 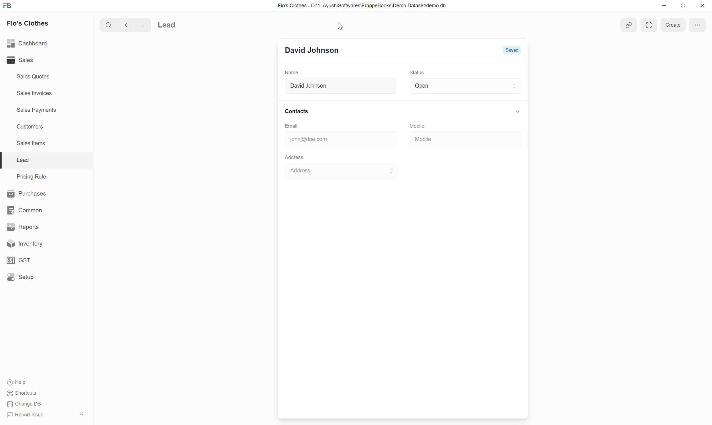 What do you see at coordinates (81, 413) in the screenshot?
I see `Hide sidebar` at bounding box center [81, 413].